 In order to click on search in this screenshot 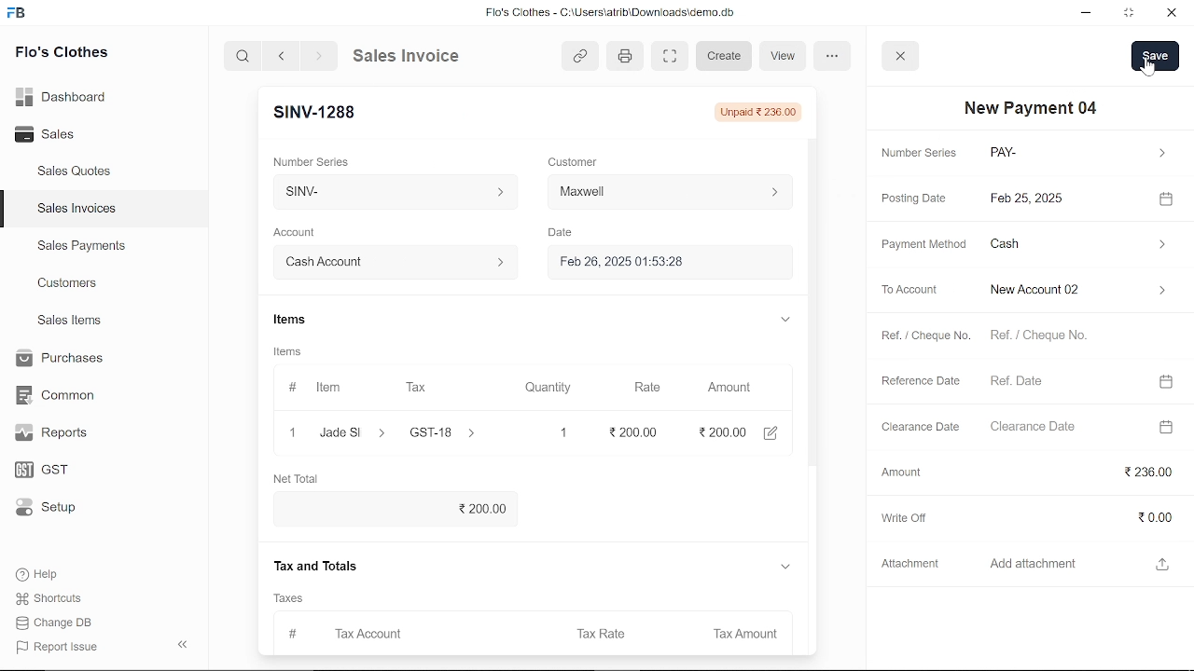, I will do `click(244, 55)`.